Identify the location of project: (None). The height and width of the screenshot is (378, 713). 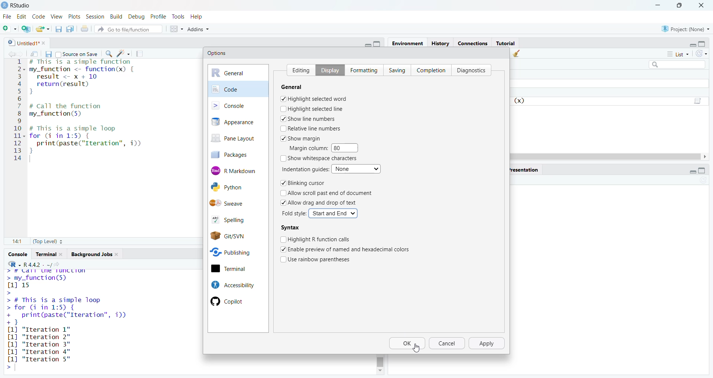
(686, 29).